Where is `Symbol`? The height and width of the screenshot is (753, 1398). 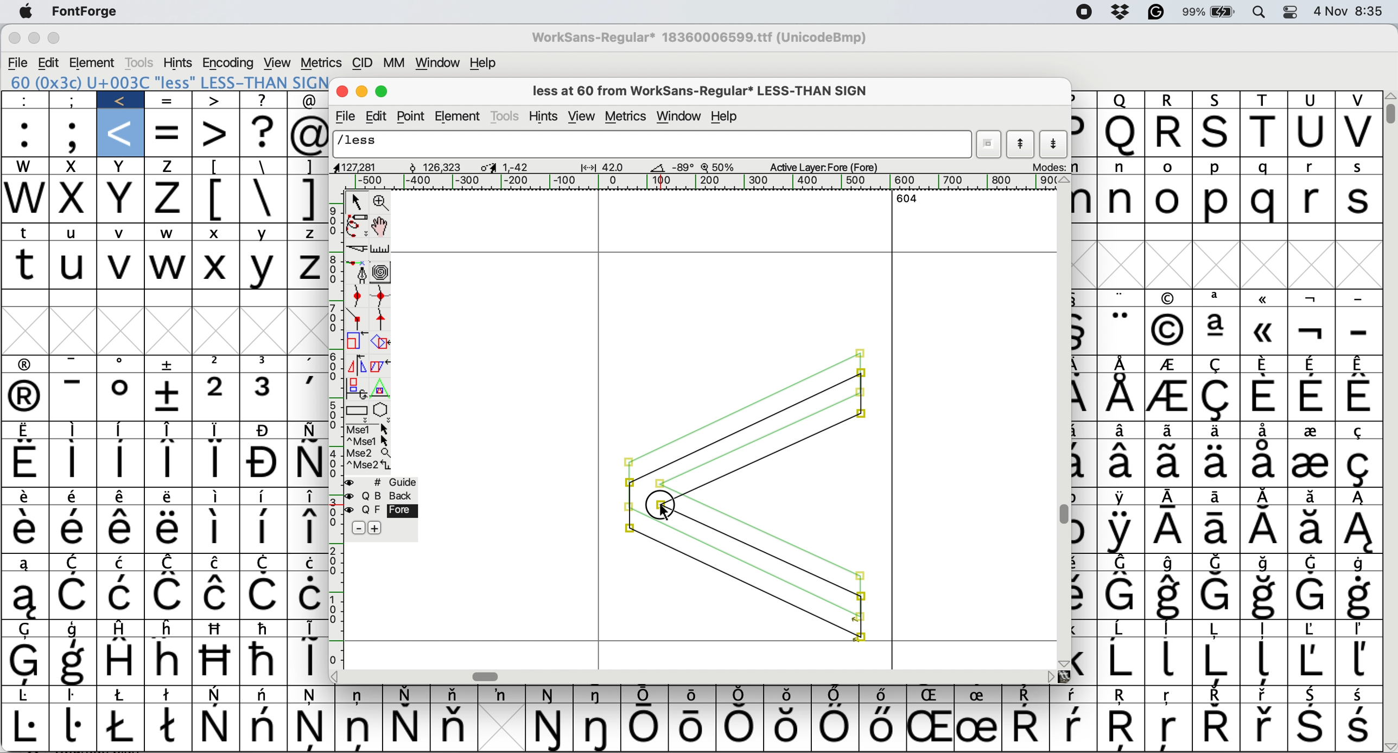
Symbol is located at coordinates (1121, 662).